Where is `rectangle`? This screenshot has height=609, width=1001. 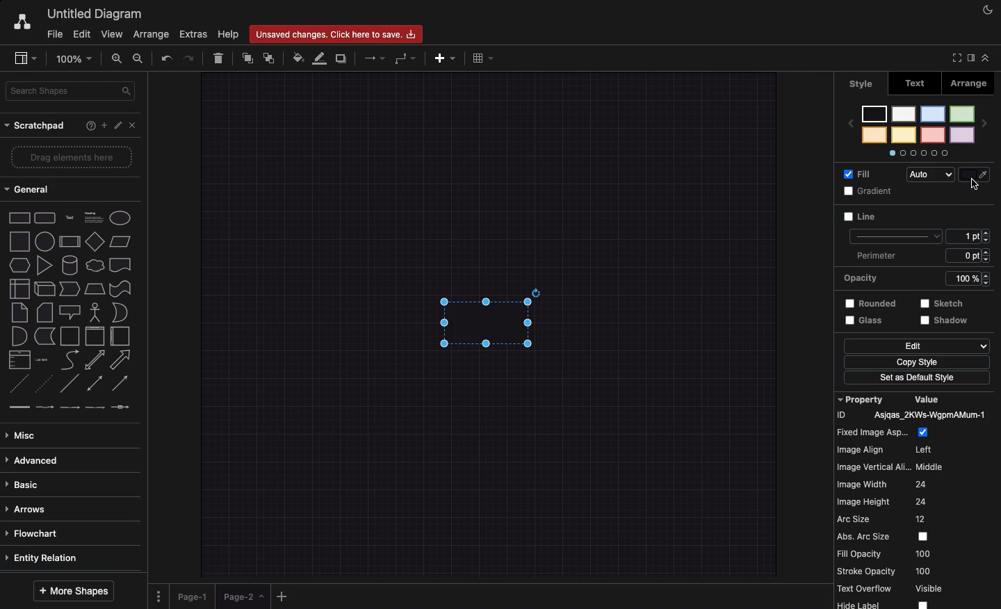
rectangle is located at coordinates (19, 217).